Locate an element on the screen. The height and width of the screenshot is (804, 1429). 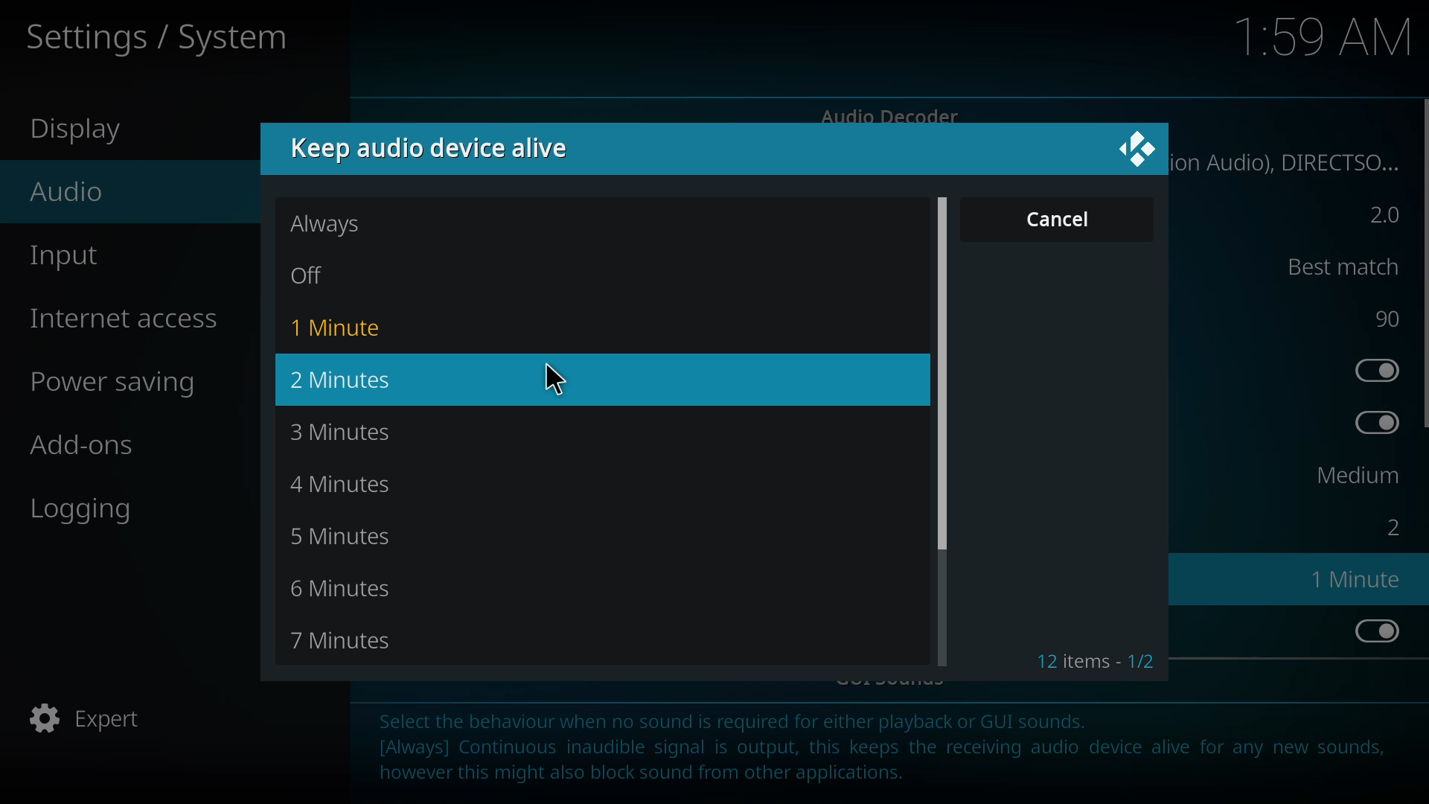
2 is located at coordinates (1377, 215).